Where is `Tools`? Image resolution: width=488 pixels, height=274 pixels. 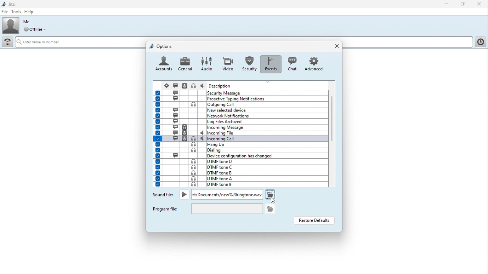 Tools is located at coordinates (16, 12).